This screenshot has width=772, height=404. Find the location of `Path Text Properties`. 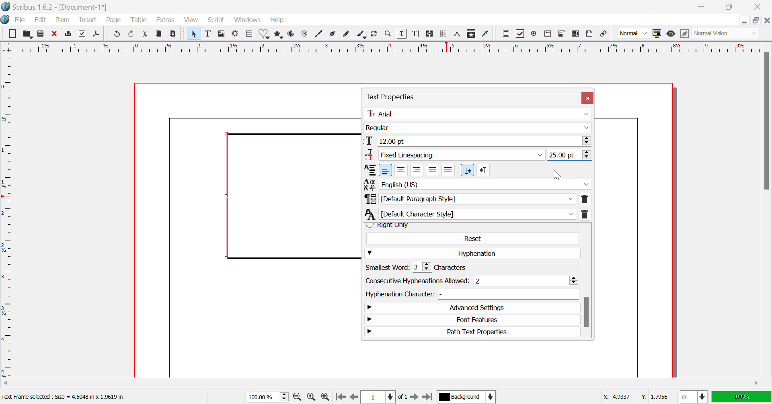

Path Text Properties is located at coordinates (473, 332).